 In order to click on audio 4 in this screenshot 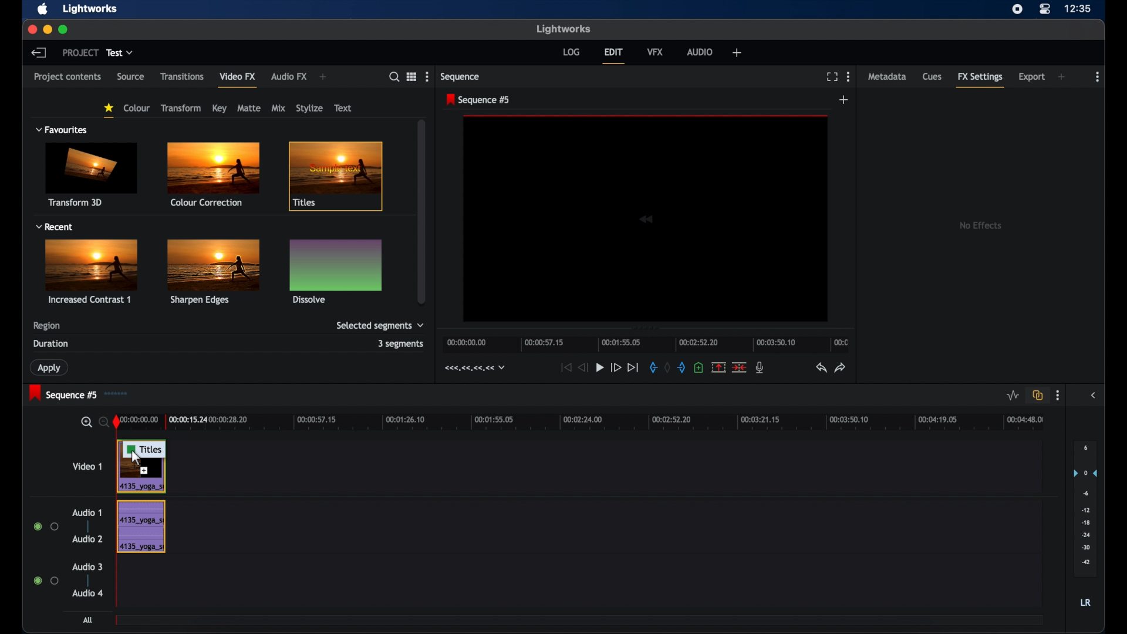, I will do `click(88, 592)`.